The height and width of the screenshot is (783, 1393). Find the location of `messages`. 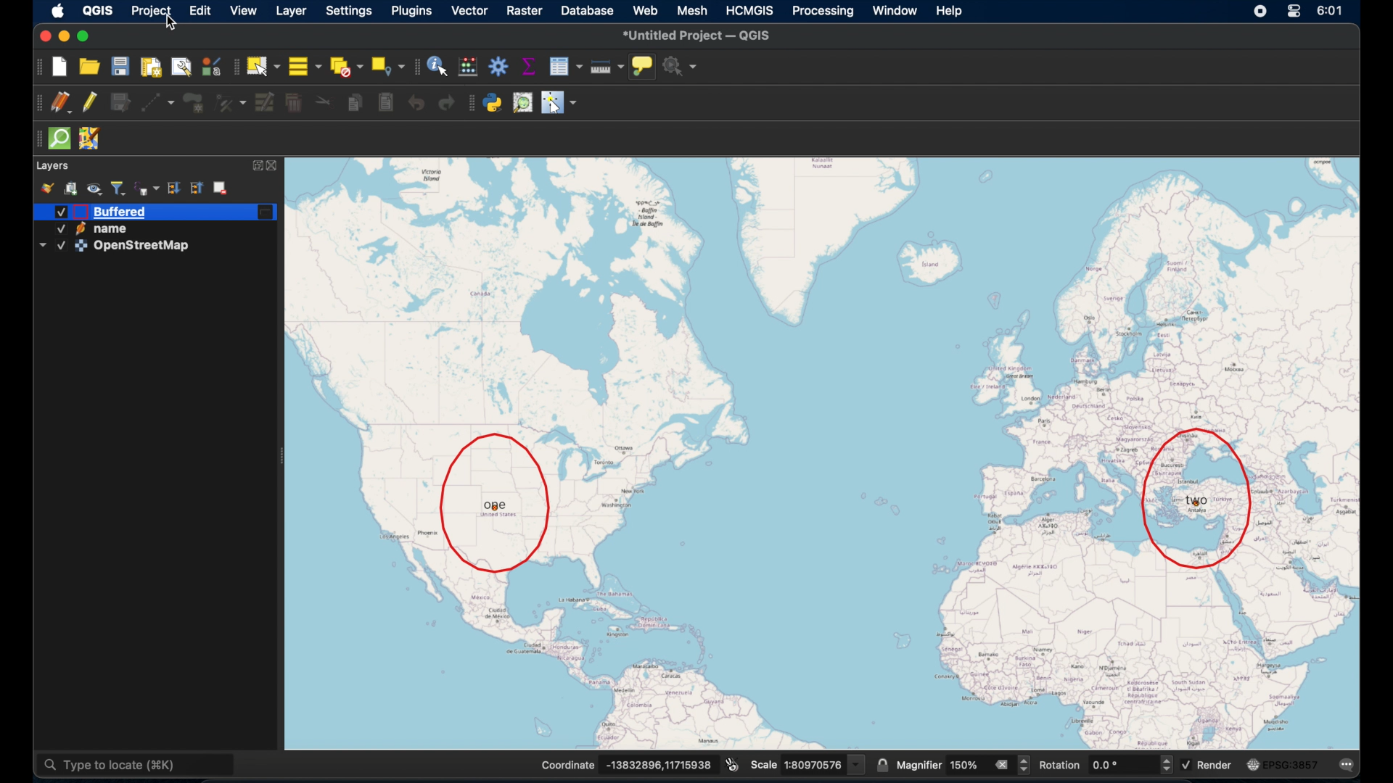

messages is located at coordinates (1344, 763).